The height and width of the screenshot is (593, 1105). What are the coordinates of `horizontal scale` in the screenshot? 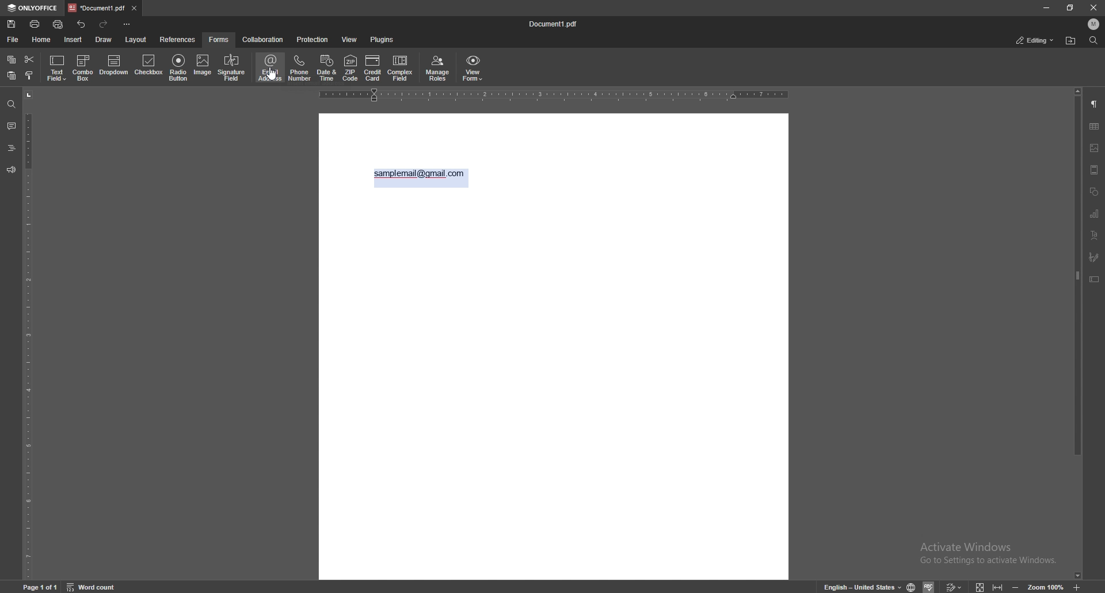 It's located at (554, 96).